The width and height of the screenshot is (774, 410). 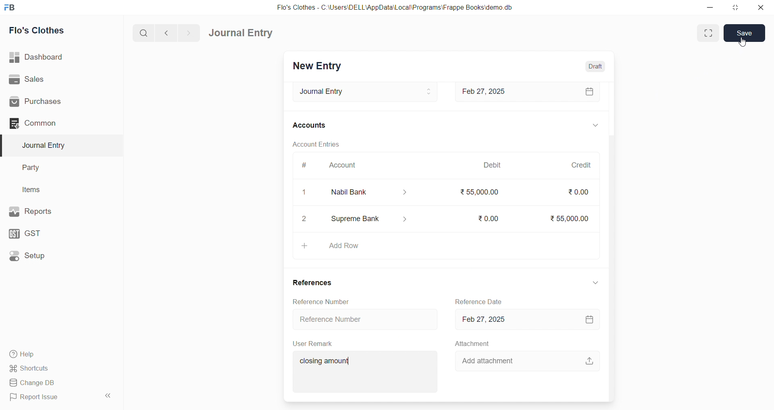 What do you see at coordinates (743, 43) in the screenshot?
I see `cursor` at bounding box center [743, 43].